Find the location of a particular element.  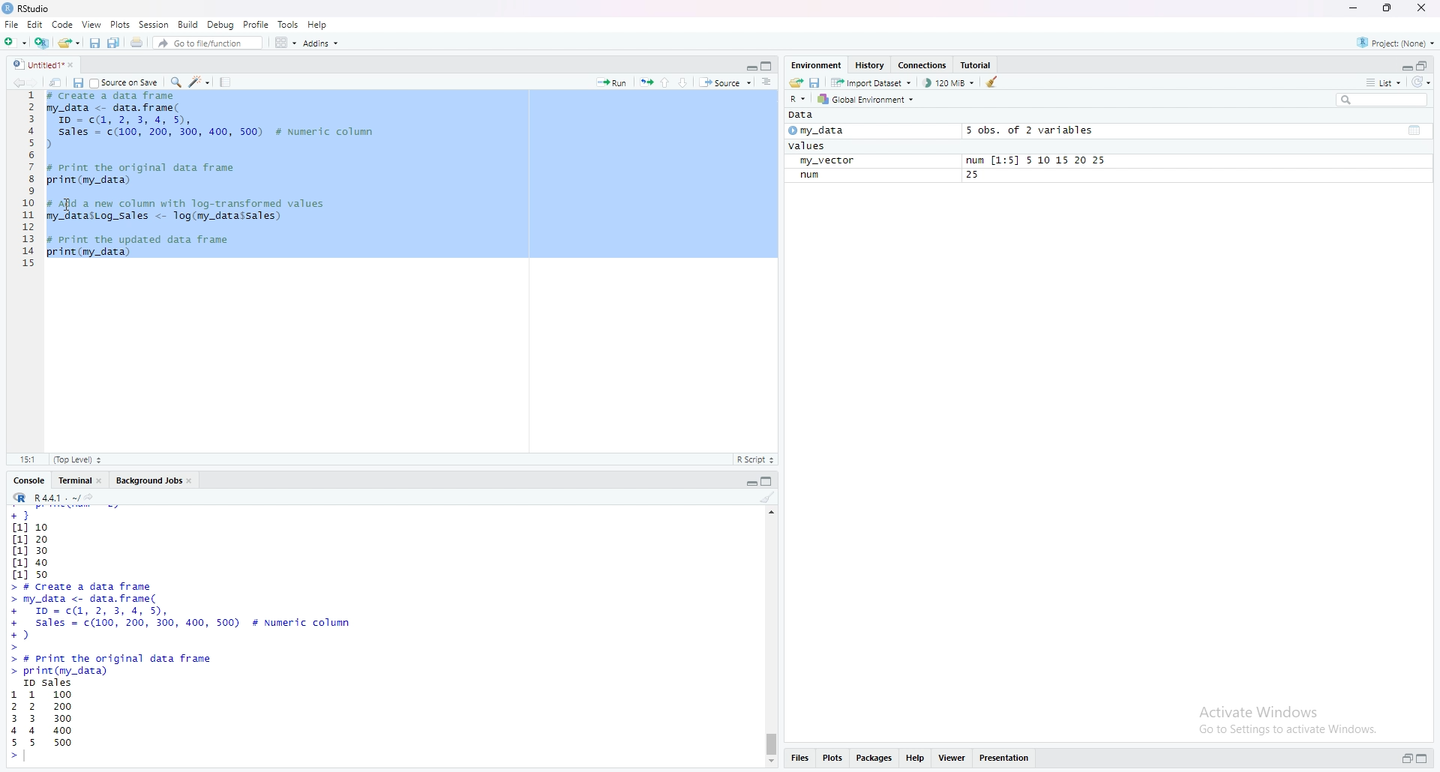

25 is located at coordinates (976, 176).